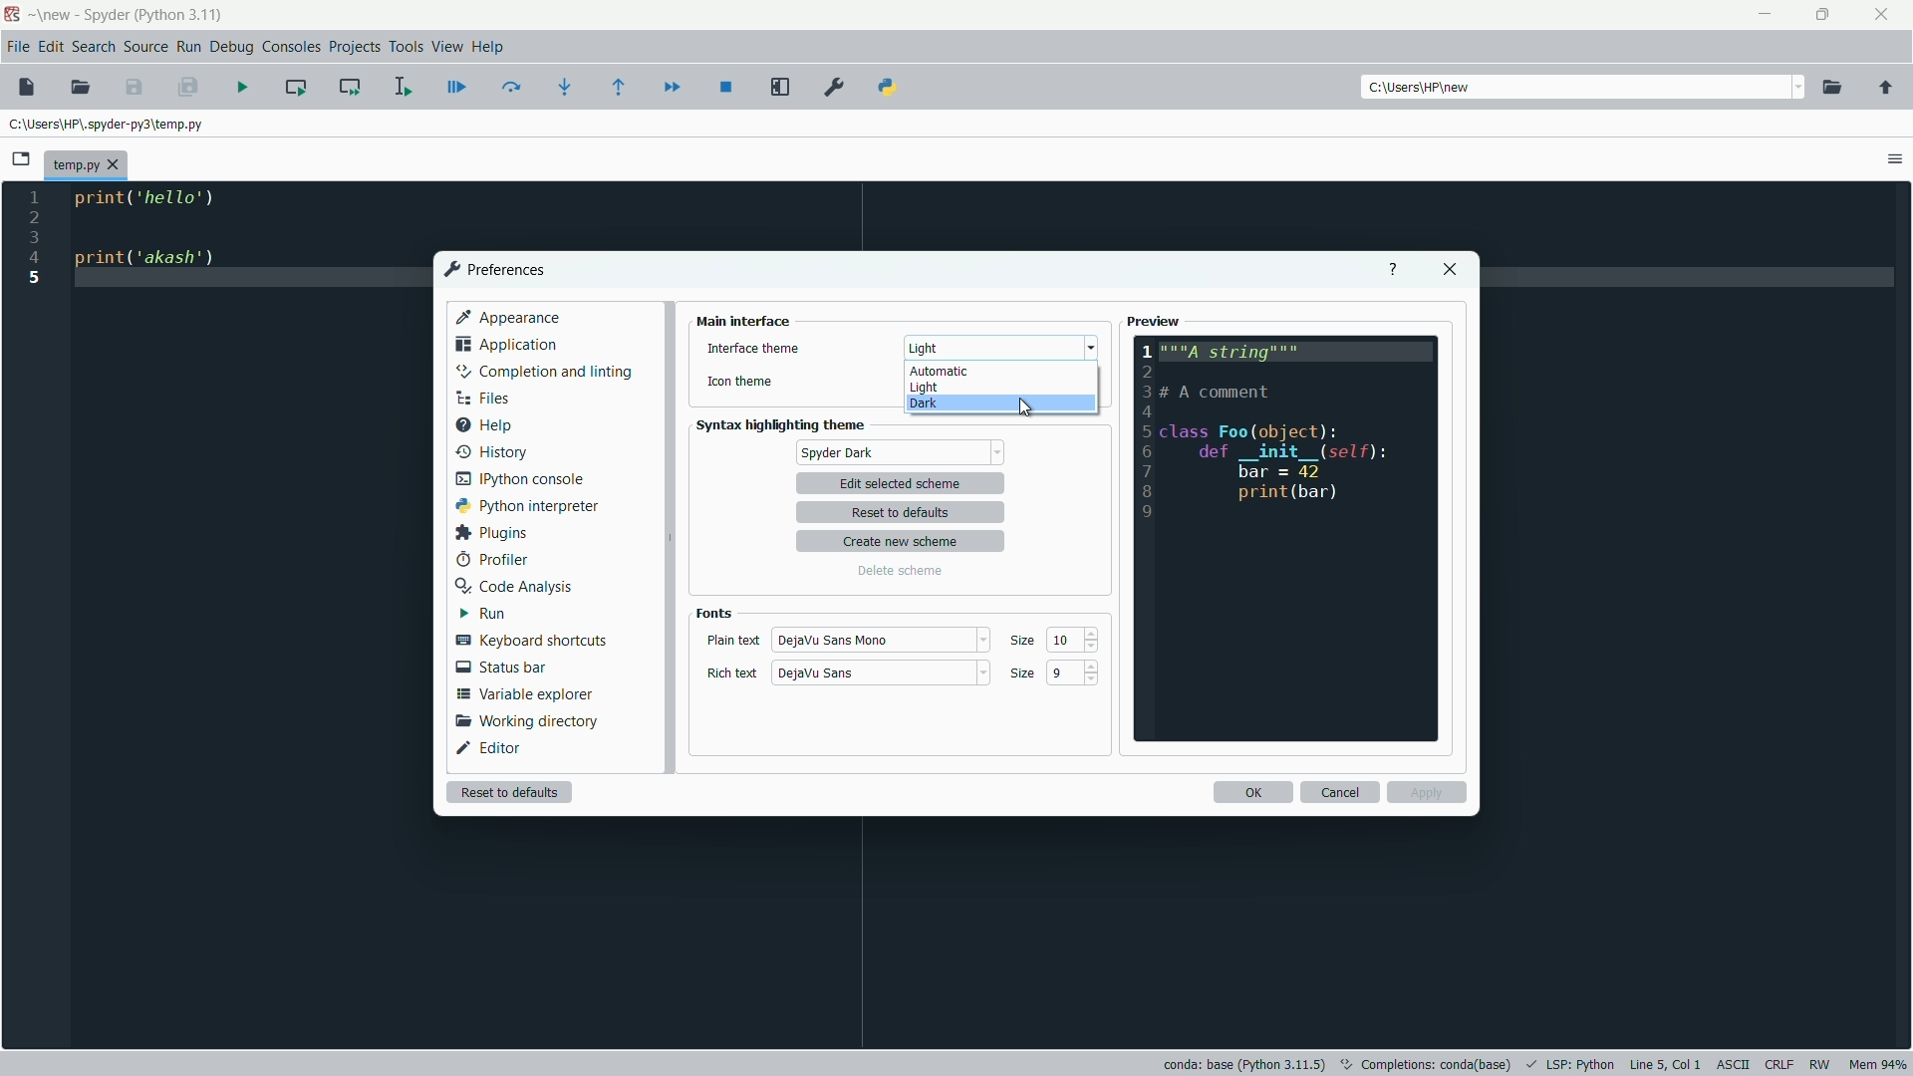 The image size is (1913, 1076). I want to click on options, so click(1894, 158).